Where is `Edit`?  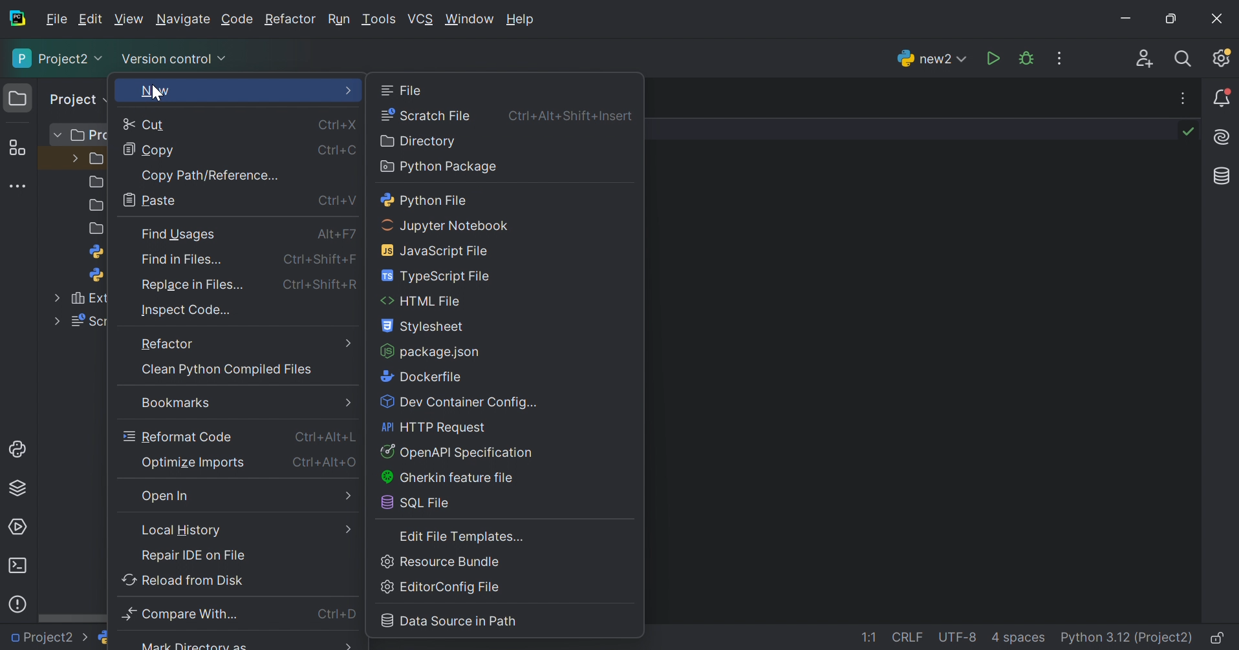 Edit is located at coordinates (91, 19).